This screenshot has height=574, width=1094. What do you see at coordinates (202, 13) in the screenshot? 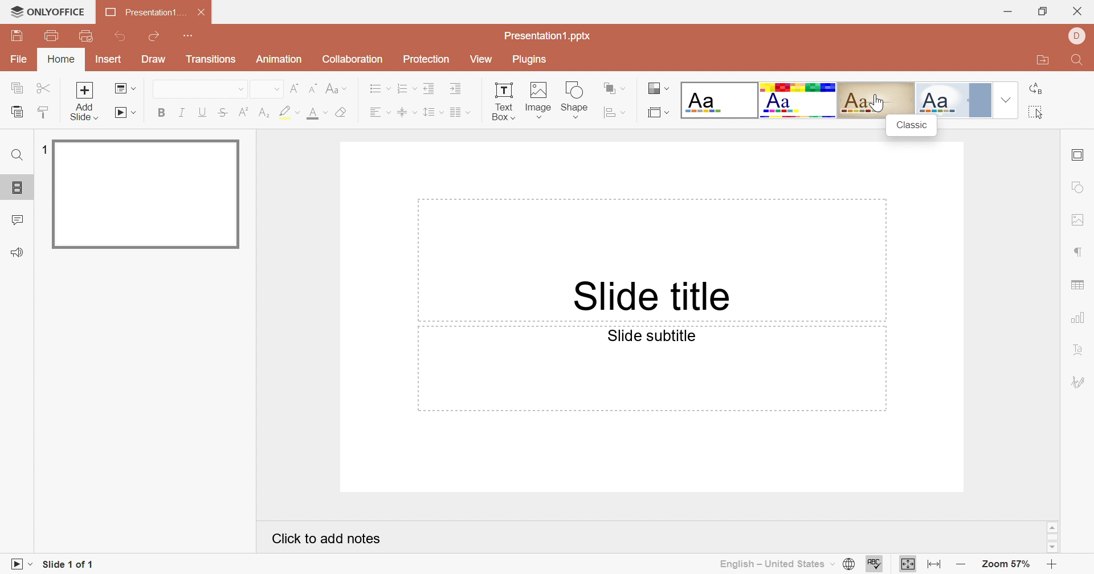
I see `Close` at bounding box center [202, 13].